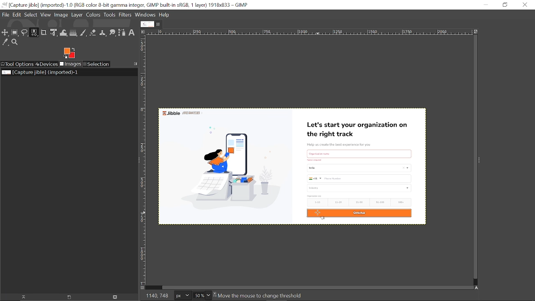 This screenshot has width=535, height=301. What do you see at coordinates (126, 5) in the screenshot?
I see `Current window` at bounding box center [126, 5].